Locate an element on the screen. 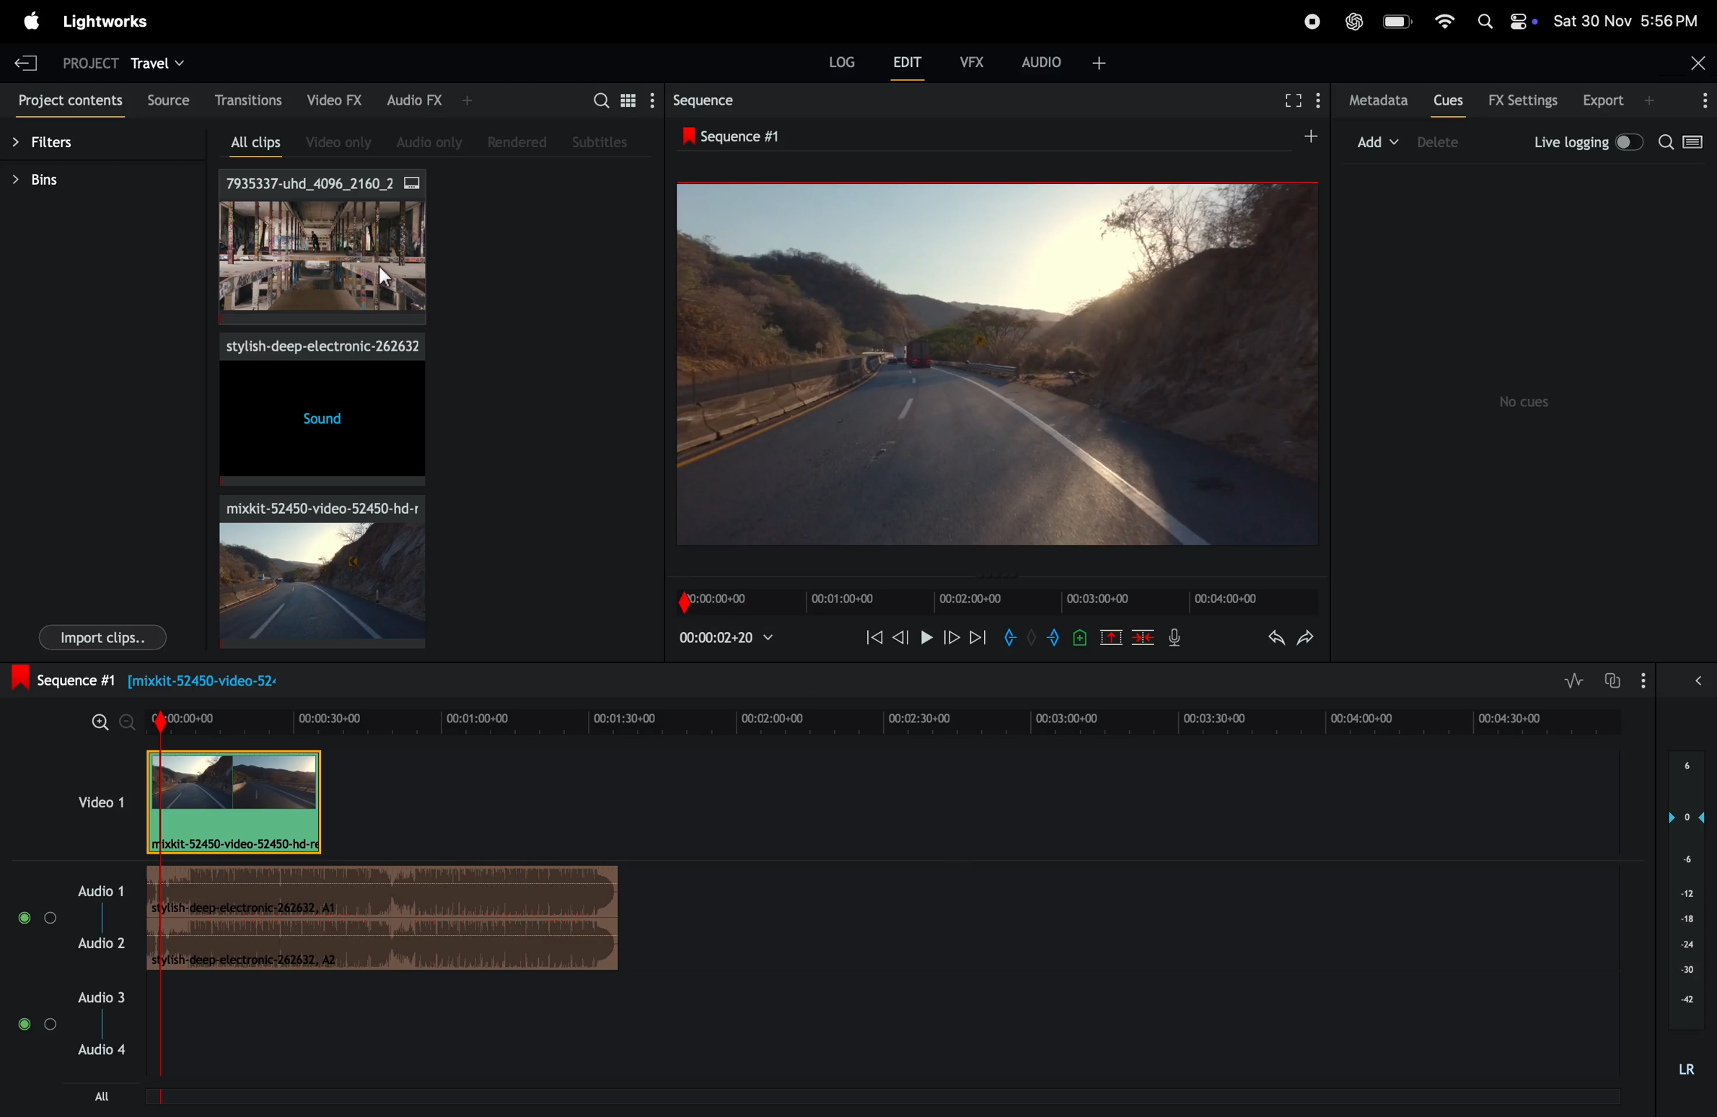 This screenshot has width=1717, height=1117. video clips is located at coordinates (322, 249).